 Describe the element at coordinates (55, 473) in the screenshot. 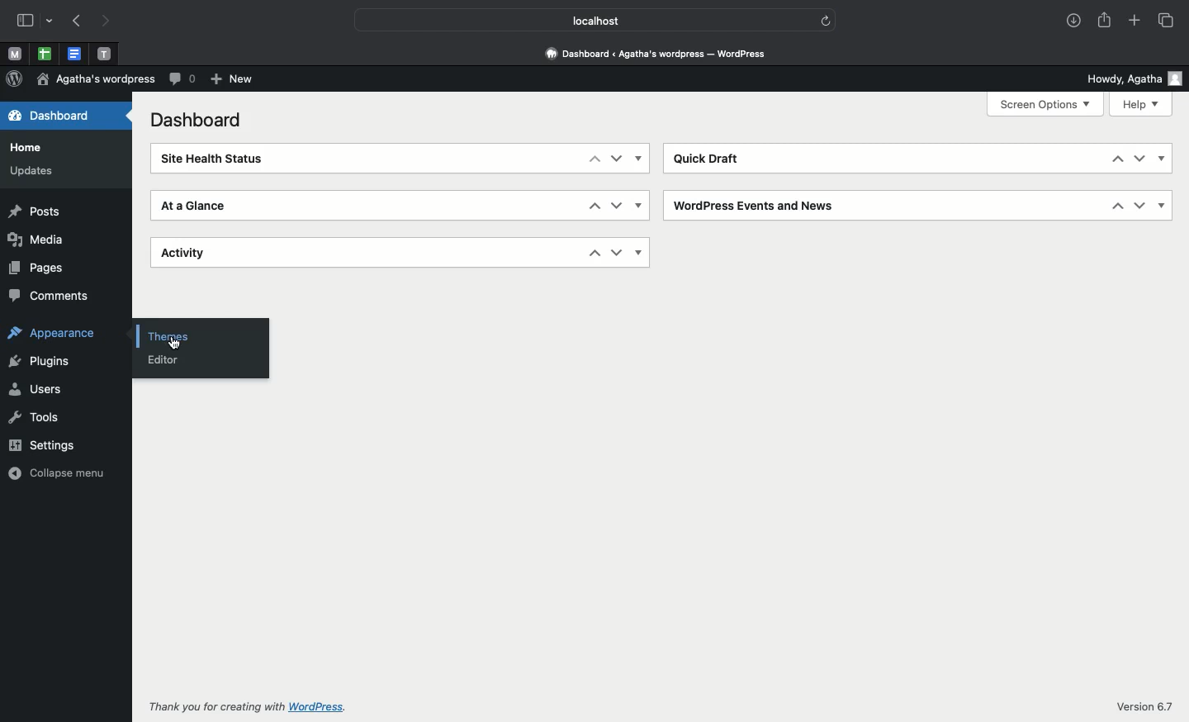

I see `Collapse menu` at that location.